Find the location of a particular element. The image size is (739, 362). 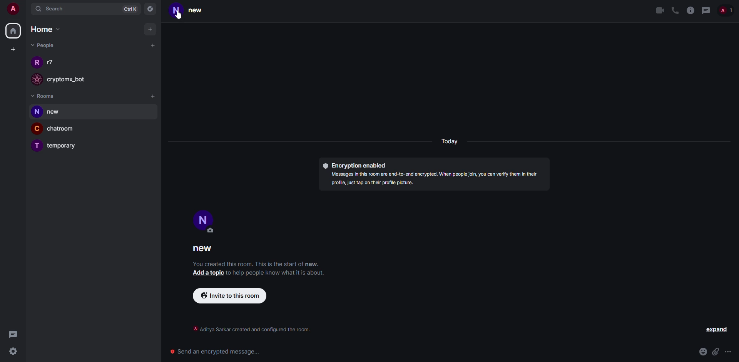

profile is located at coordinates (205, 218).